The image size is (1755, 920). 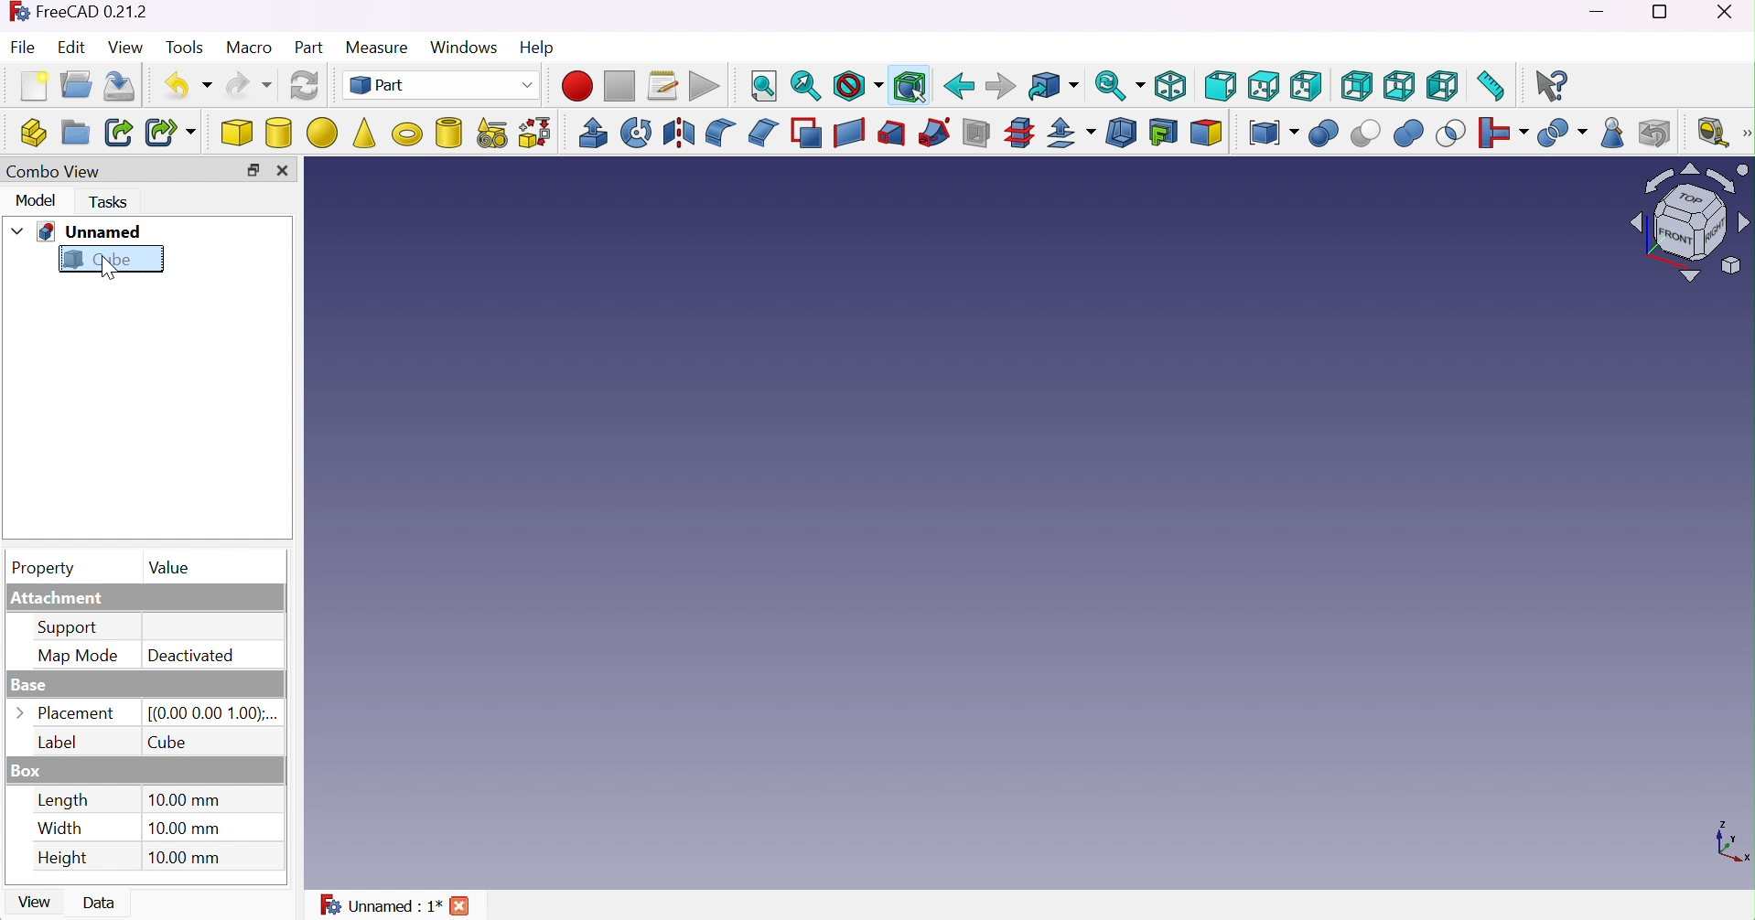 I want to click on Open, so click(x=76, y=85).